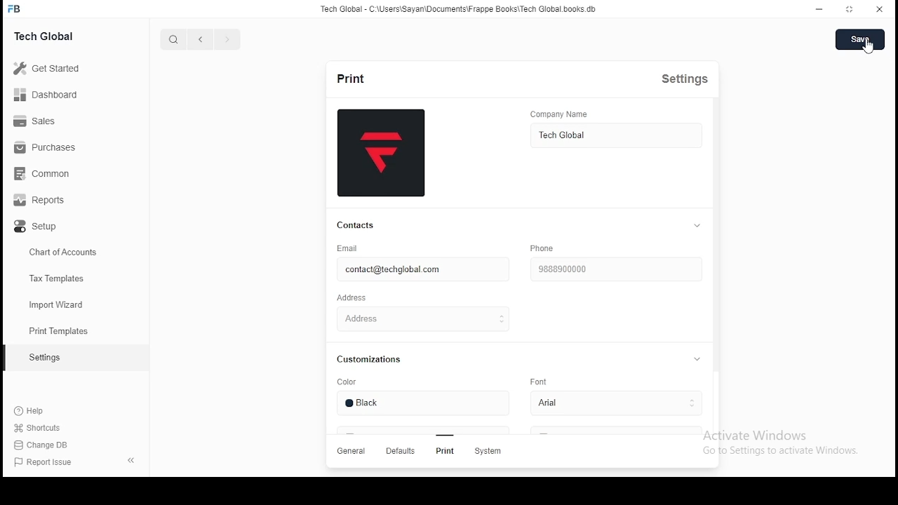 This screenshot has width=898, height=505. What do you see at coordinates (547, 248) in the screenshot?
I see `Phone.` at bounding box center [547, 248].